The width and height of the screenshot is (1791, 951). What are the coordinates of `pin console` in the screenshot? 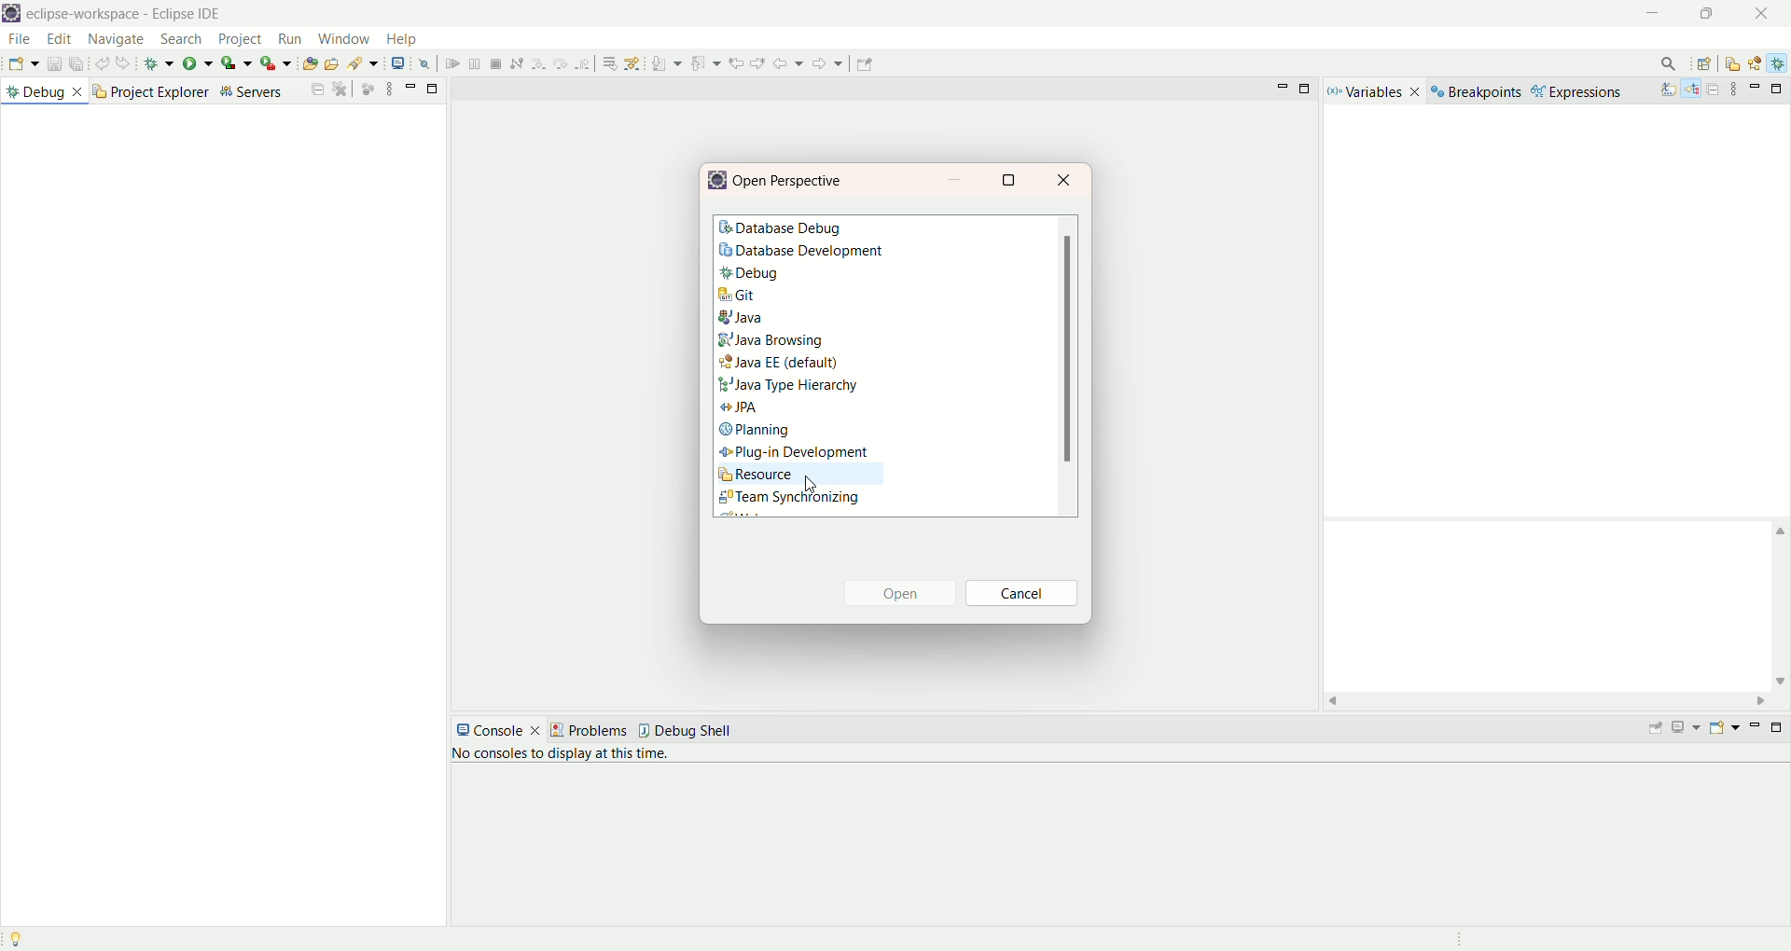 It's located at (1659, 724).